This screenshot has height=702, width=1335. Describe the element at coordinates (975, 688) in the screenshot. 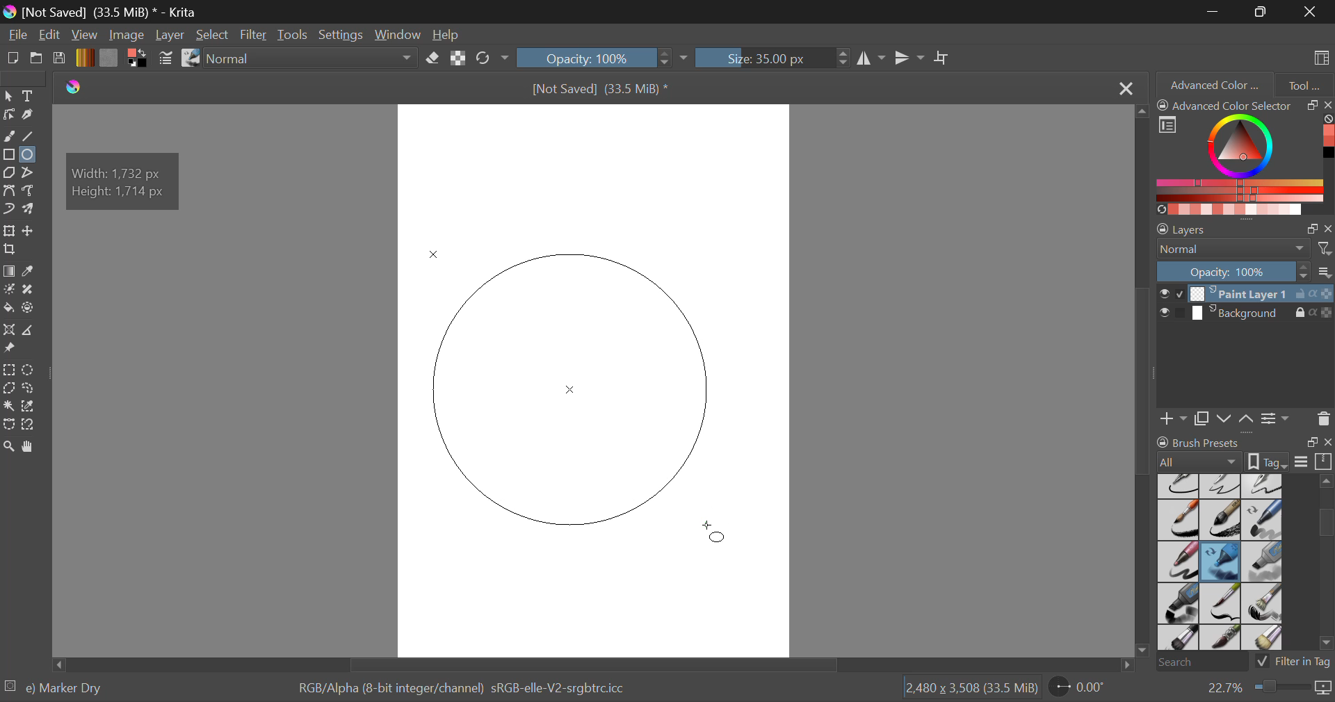

I see `Page Dimensions` at that location.